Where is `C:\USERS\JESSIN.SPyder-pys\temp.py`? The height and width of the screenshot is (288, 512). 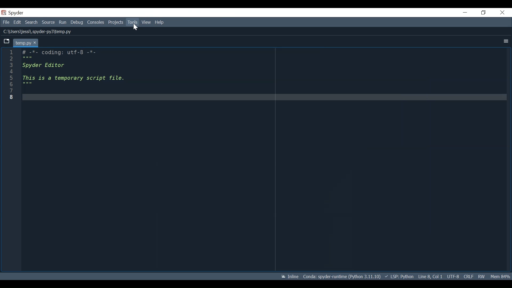
C:\USERS\JESSIN.SPyder-pys\temp.py is located at coordinates (41, 32).